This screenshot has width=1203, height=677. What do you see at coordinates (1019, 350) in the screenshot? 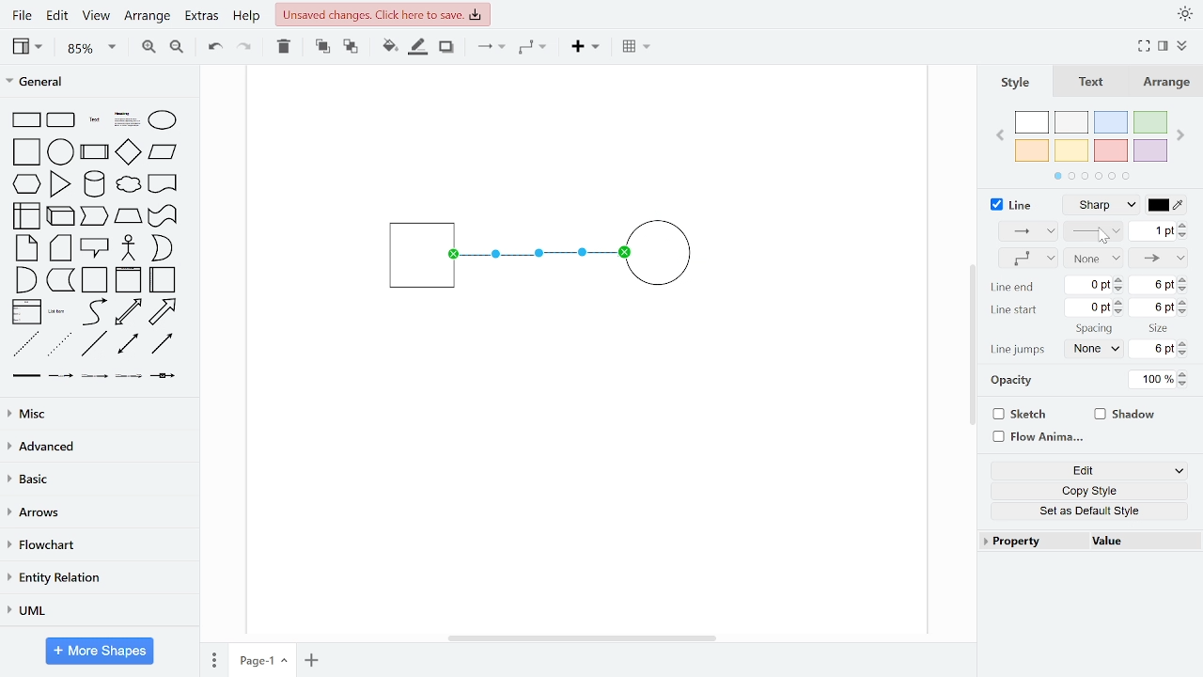
I see `line jumps` at bounding box center [1019, 350].